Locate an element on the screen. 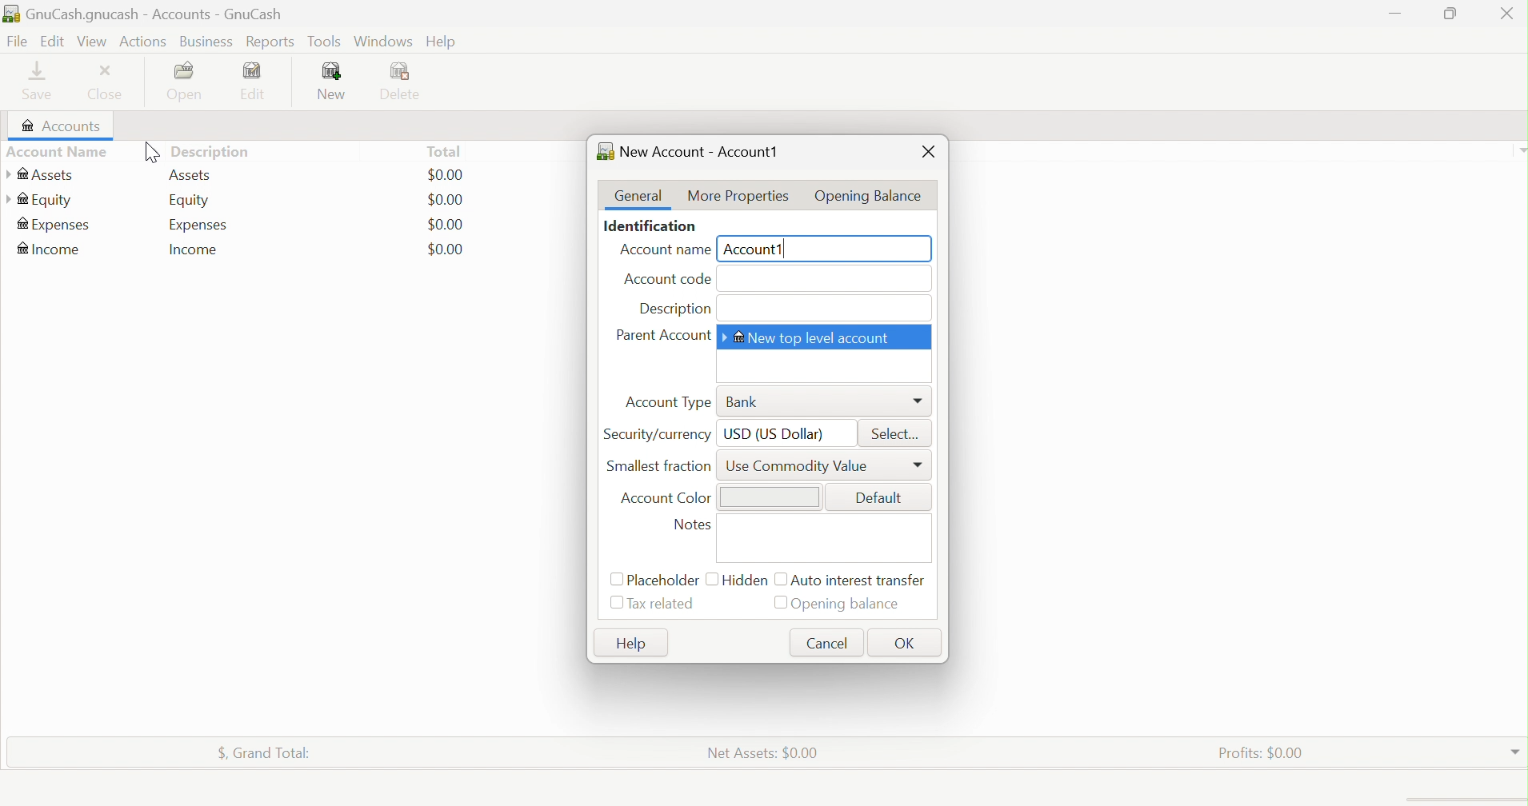  Account Color is located at coordinates (666, 499).